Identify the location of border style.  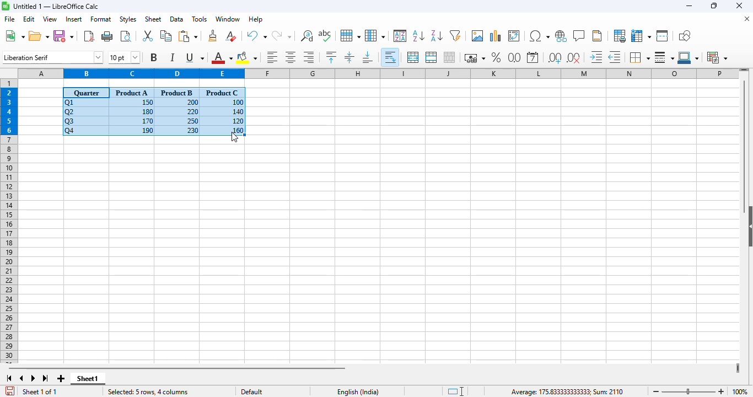
(664, 57).